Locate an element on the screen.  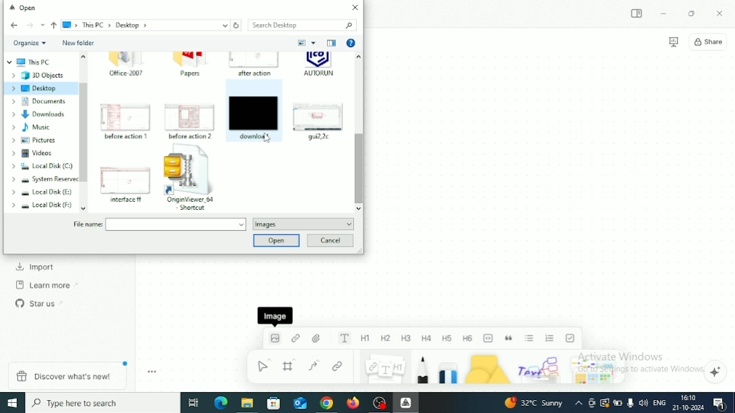
File Explorer is located at coordinates (246, 404).